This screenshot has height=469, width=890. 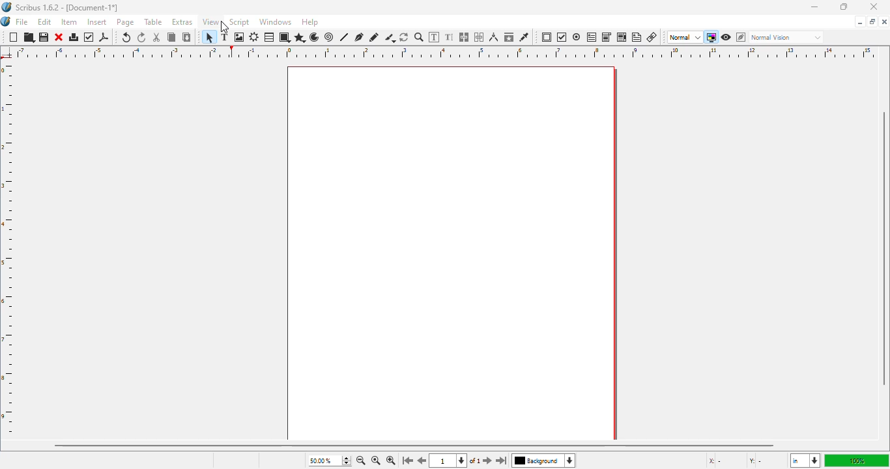 I want to click on edit contents in frame, so click(x=435, y=36).